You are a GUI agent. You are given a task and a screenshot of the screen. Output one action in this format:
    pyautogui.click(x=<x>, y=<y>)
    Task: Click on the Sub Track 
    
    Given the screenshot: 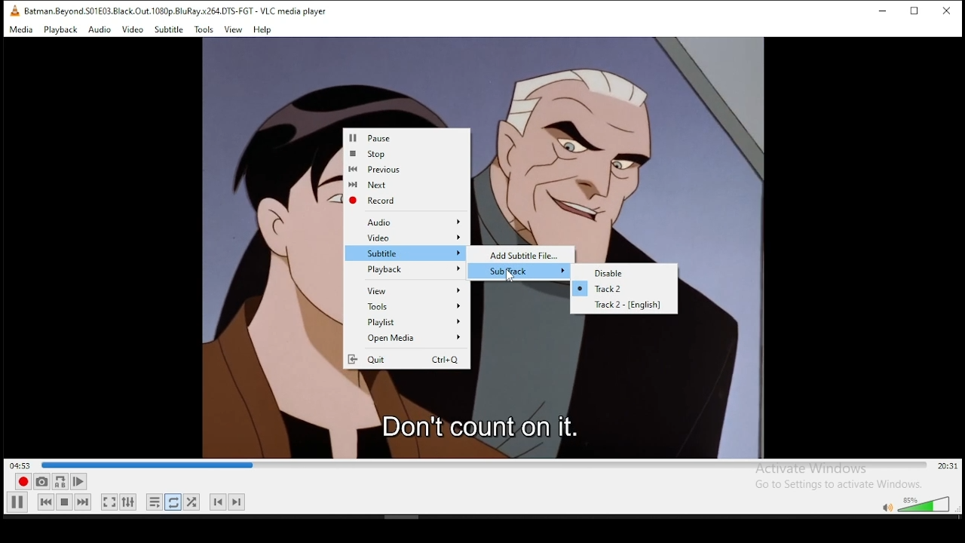 What is the action you would take?
    pyautogui.click(x=527, y=271)
    